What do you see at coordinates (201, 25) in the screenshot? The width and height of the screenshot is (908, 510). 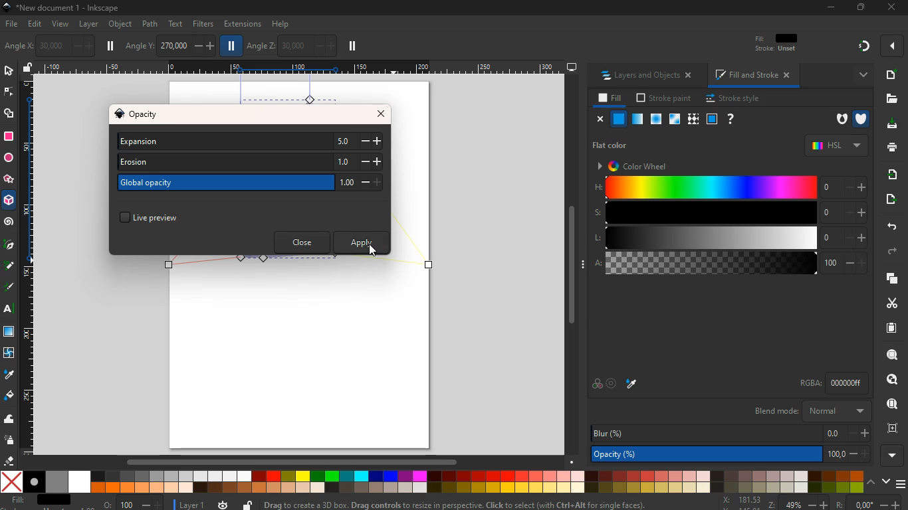 I see `filters` at bounding box center [201, 25].